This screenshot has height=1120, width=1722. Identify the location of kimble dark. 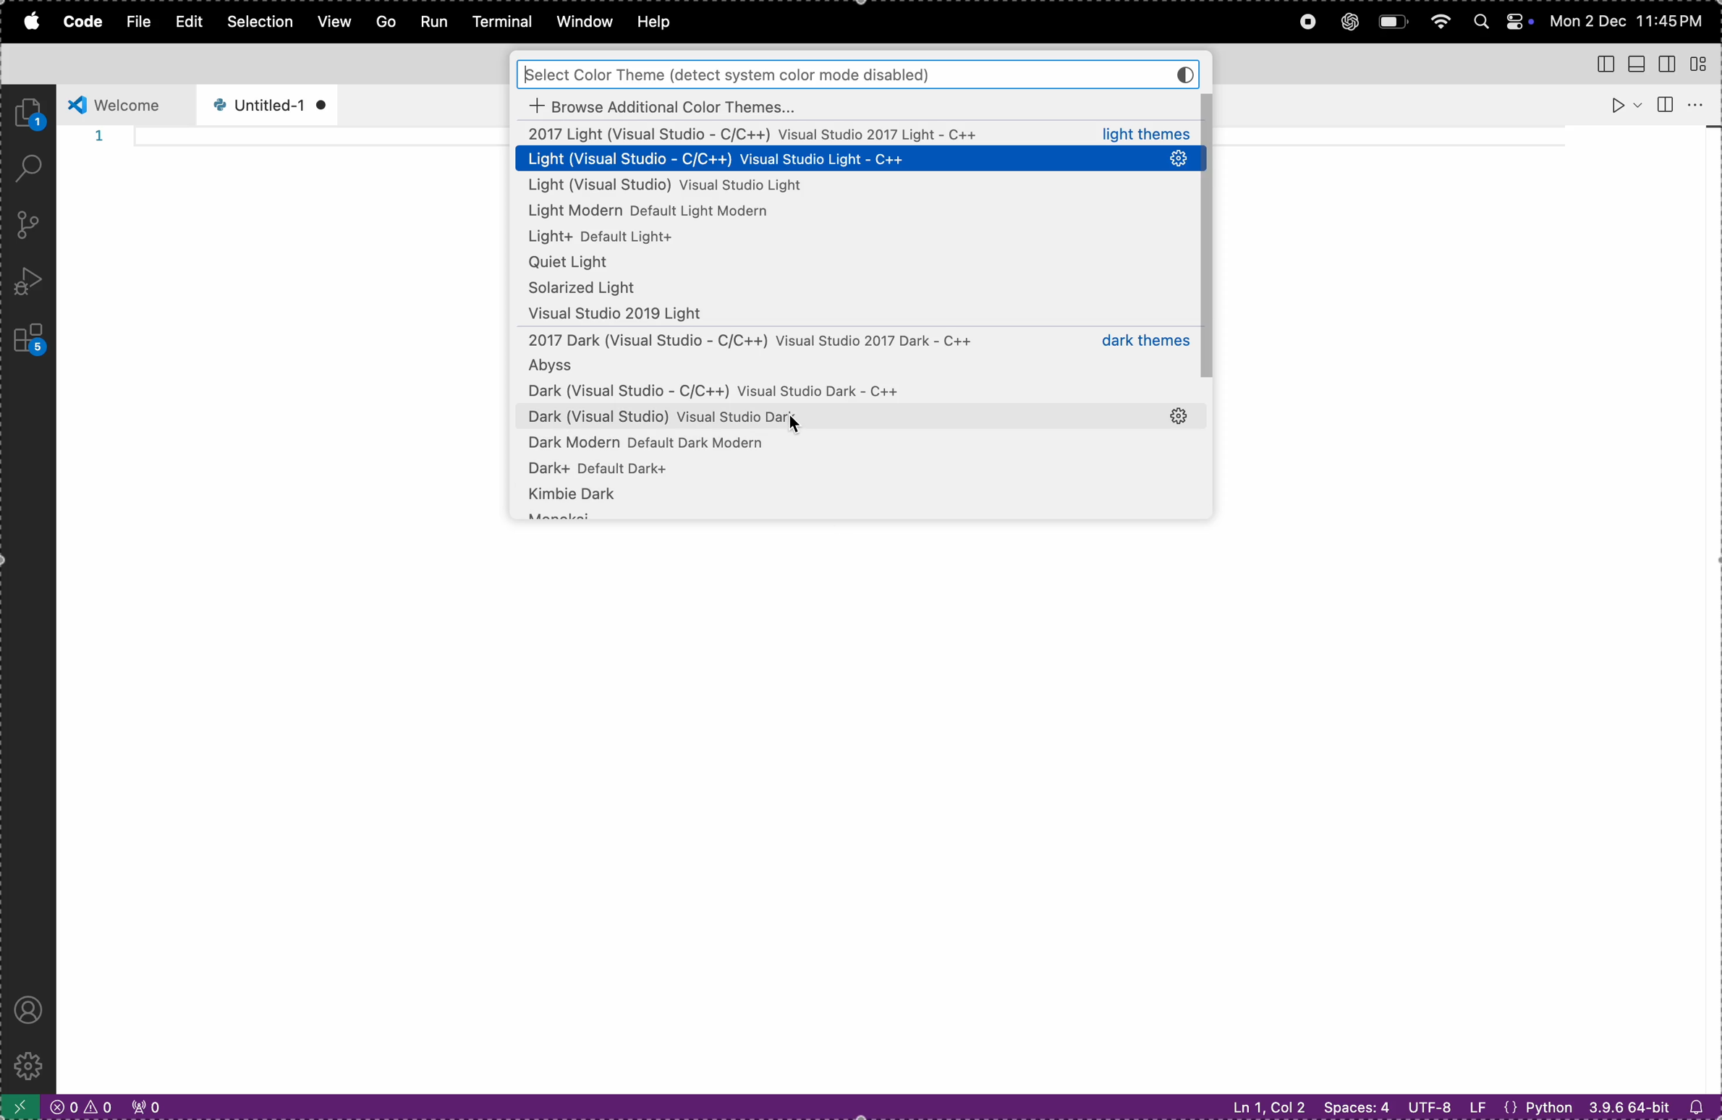
(856, 501).